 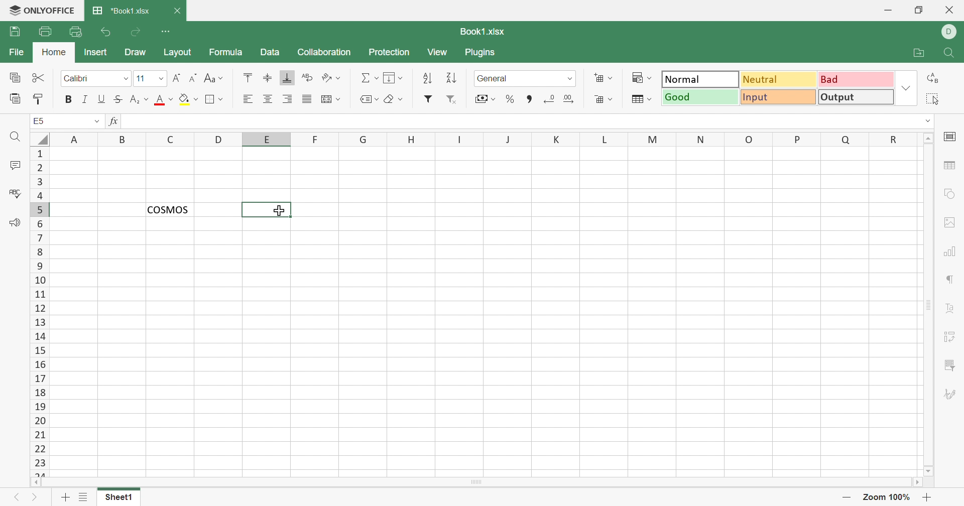 What do you see at coordinates (188, 100) in the screenshot?
I see `Fill Color` at bounding box center [188, 100].